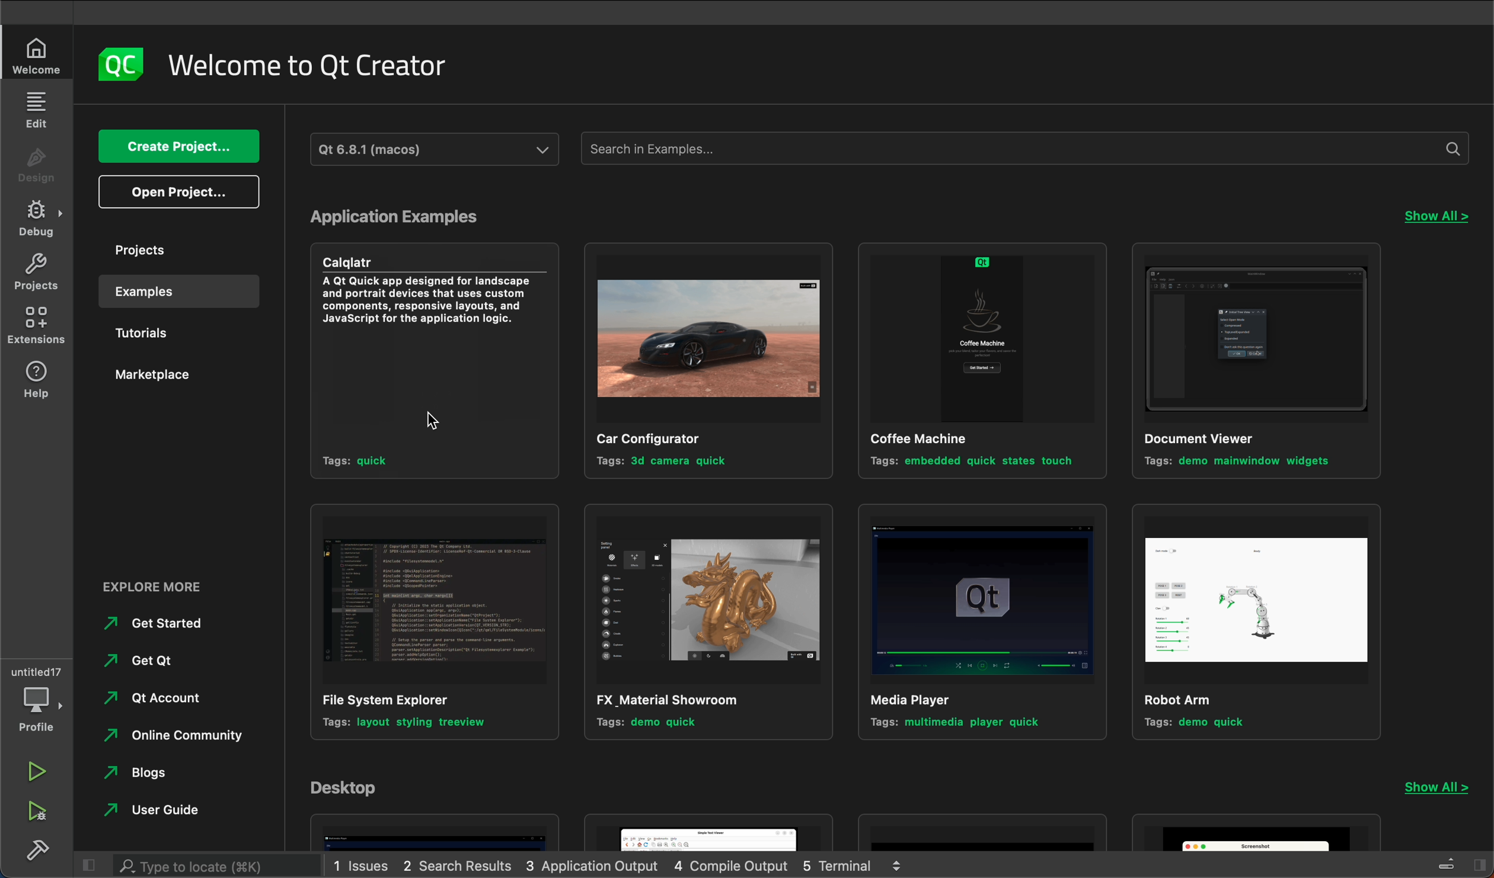 Image resolution: width=1494 pixels, height=878 pixels. Describe the element at coordinates (178, 193) in the screenshot. I see `open` at that location.